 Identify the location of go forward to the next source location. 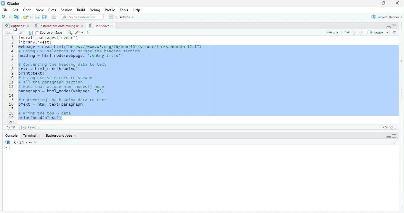
(14, 33).